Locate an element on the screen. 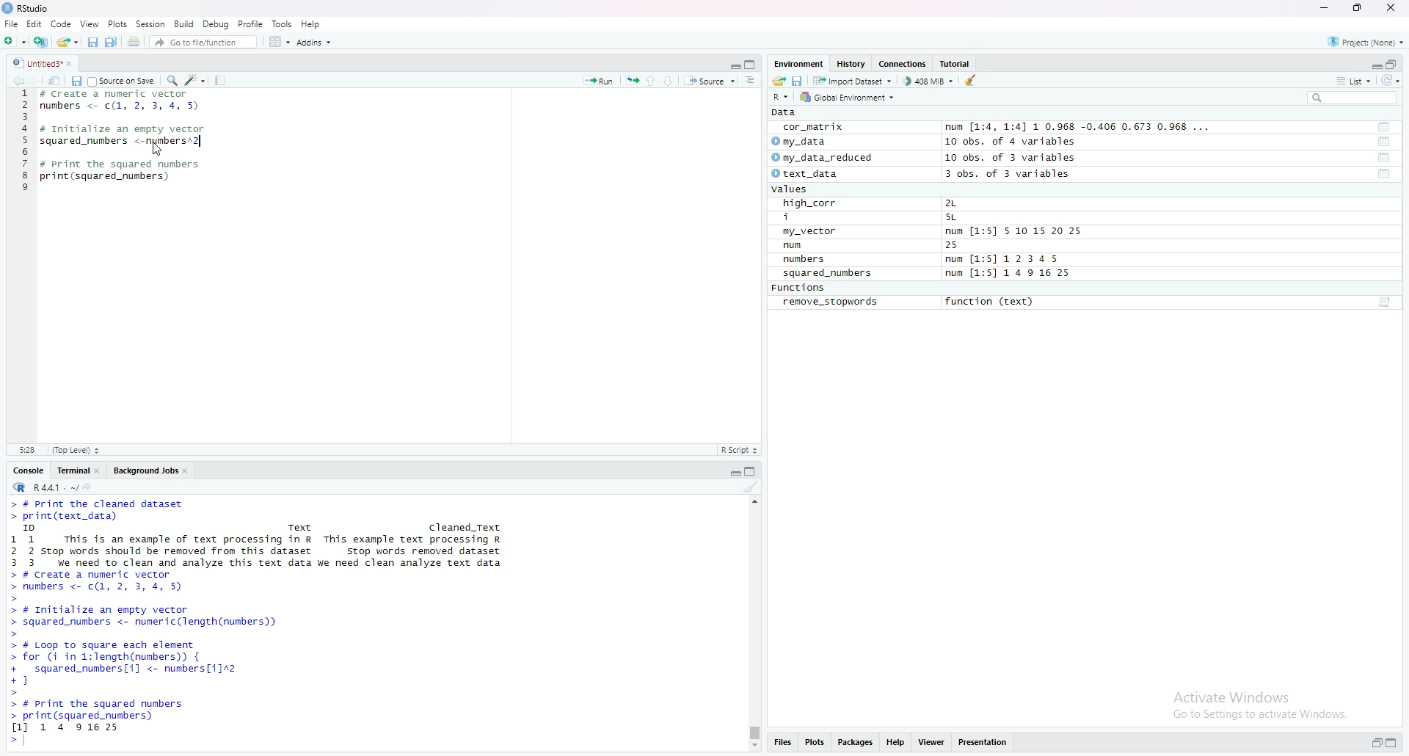  Source on save is located at coordinates (123, 80).